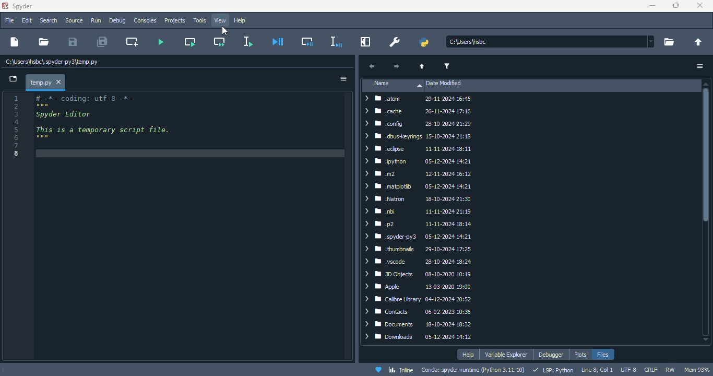 The width and height of the screenshot is (713, 376). I want to click on open file, so click(43, 41).